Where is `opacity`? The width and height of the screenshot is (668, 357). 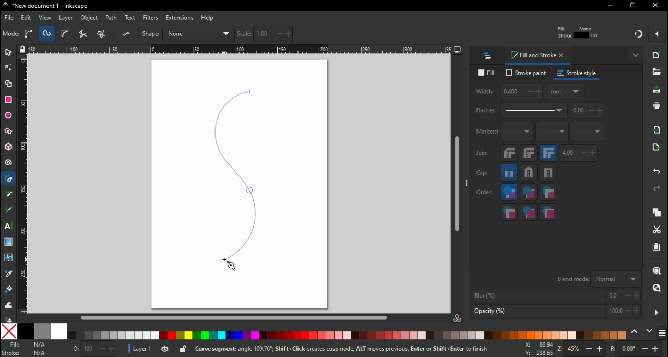 opacity is located at coordinates (93, 348).